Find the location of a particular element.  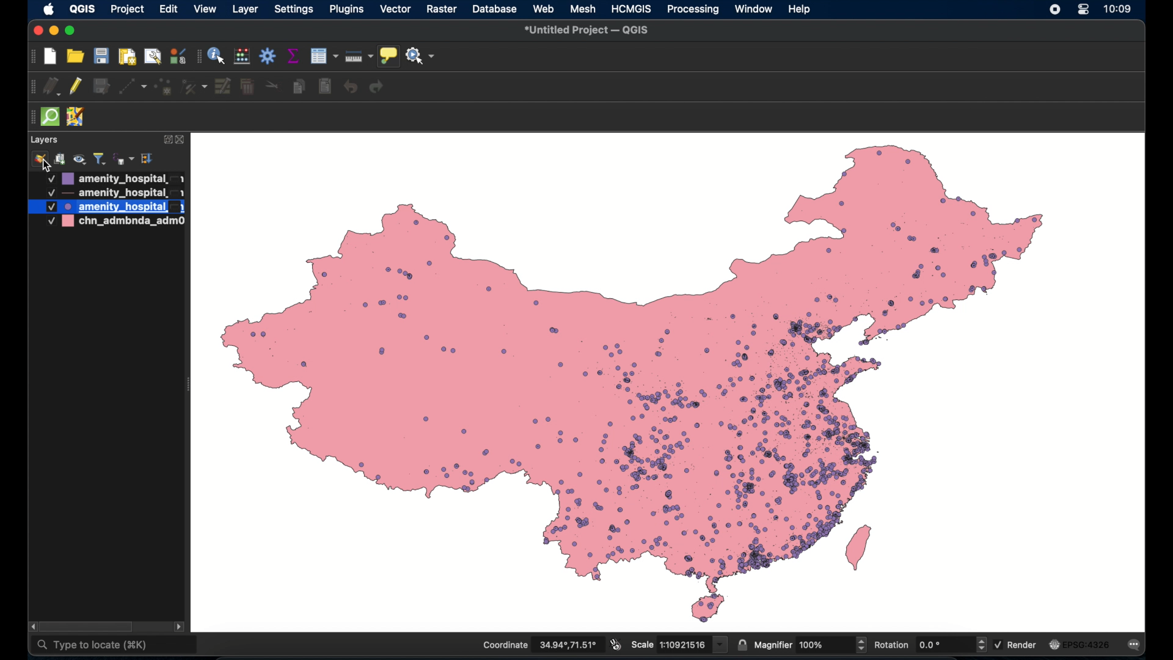

type to locate is located at coordinates (115, 645).